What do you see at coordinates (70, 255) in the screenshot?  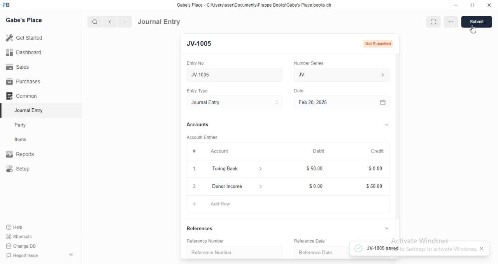 I see `hide` at bounding box center [70, 255].